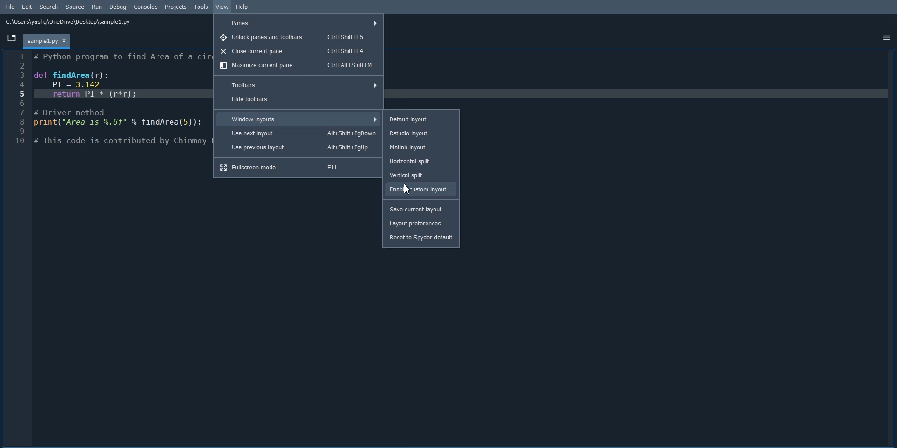 The image size is (897, 448). What do you see at coordinates (409, 189) in the screenshot?
I see `Cursor` at bounding box center [409, 189].